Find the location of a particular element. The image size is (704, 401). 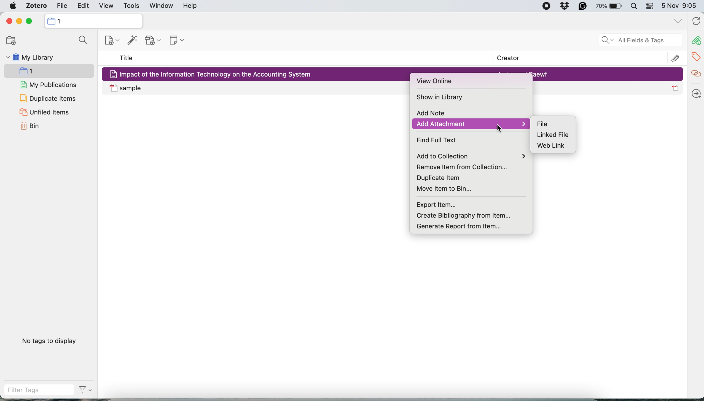

spotlight search is located at coordinates (634, 7).